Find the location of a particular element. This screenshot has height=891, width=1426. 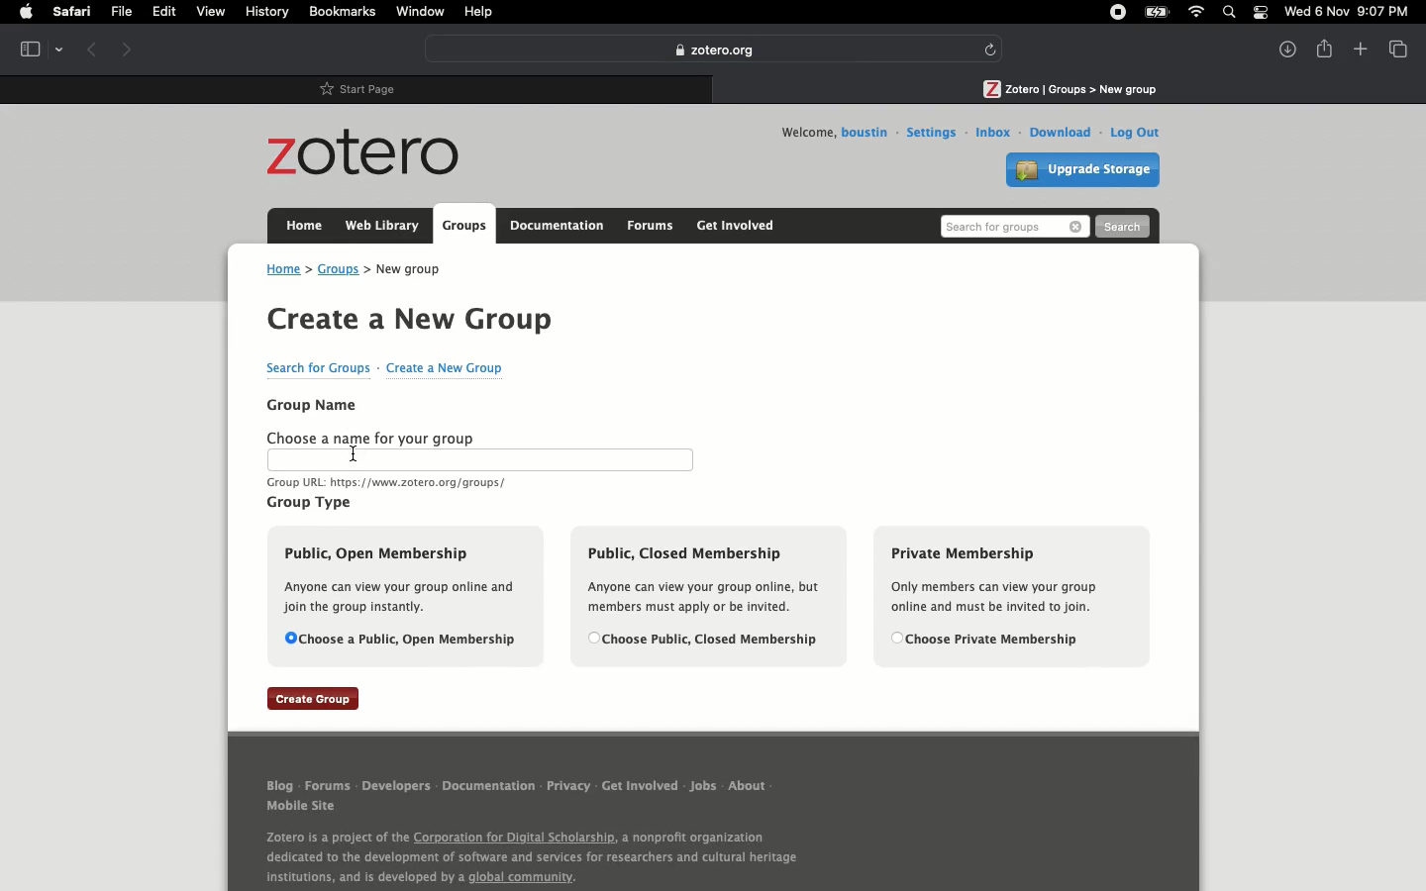

Upgrade storage is located at coordinates (1085, 172).